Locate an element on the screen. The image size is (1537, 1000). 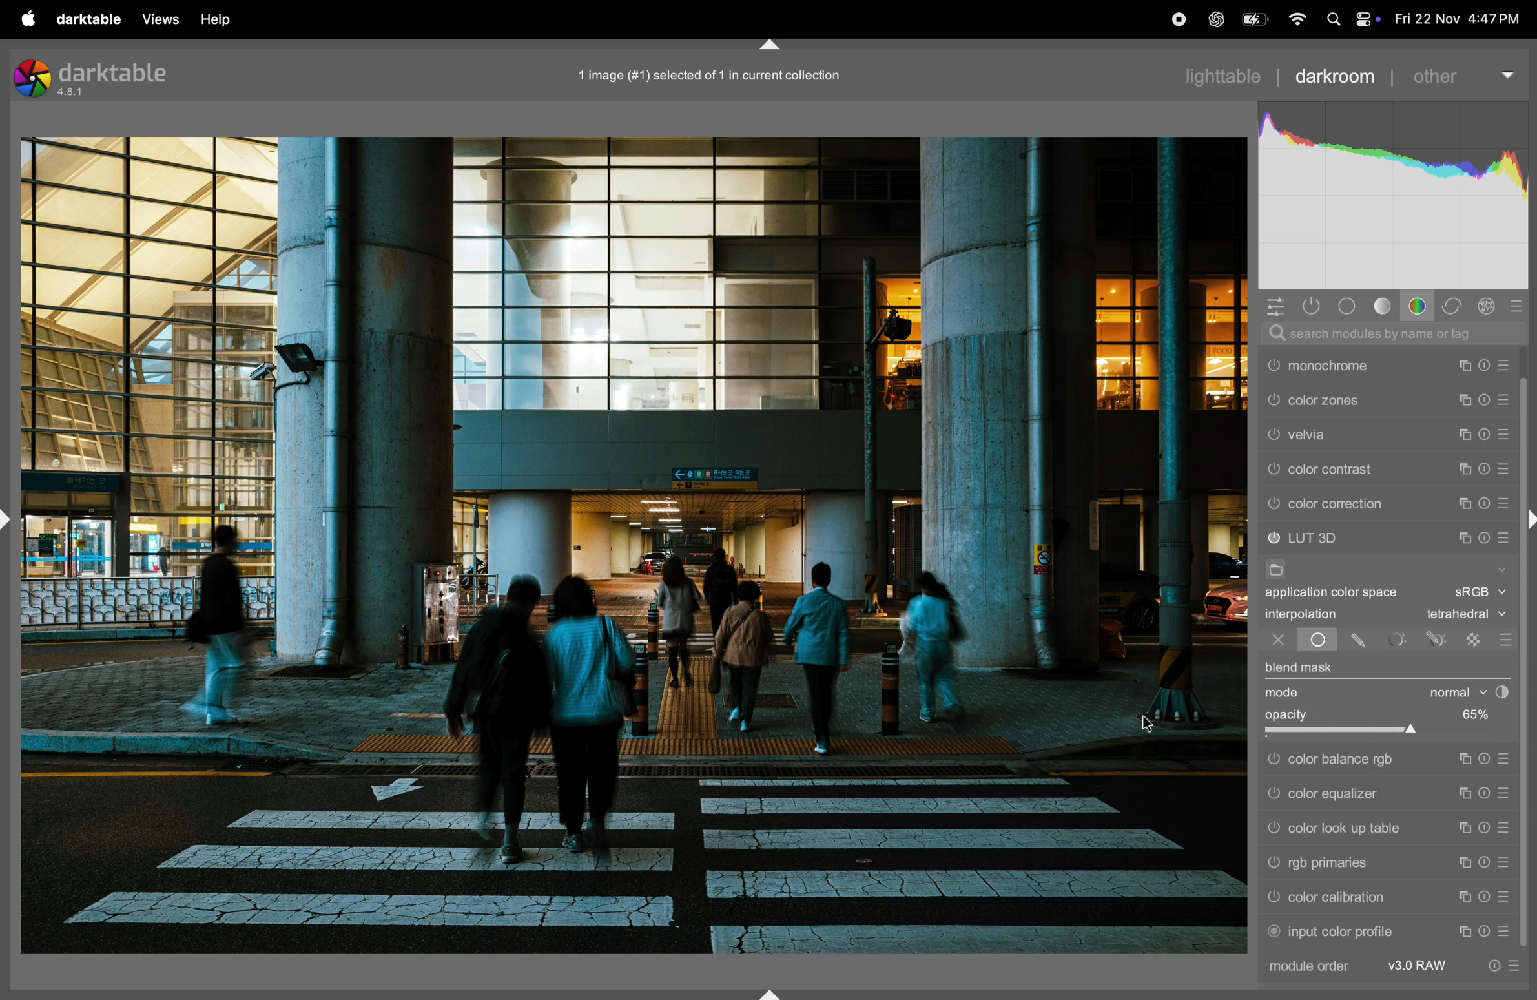
LUT 3d is located at coordinates (1365, 536).